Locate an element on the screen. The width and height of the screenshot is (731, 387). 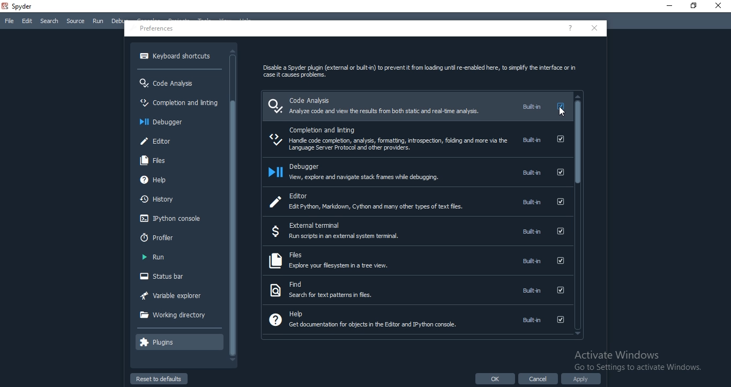
code analysis is located at coordinates (176, 82).